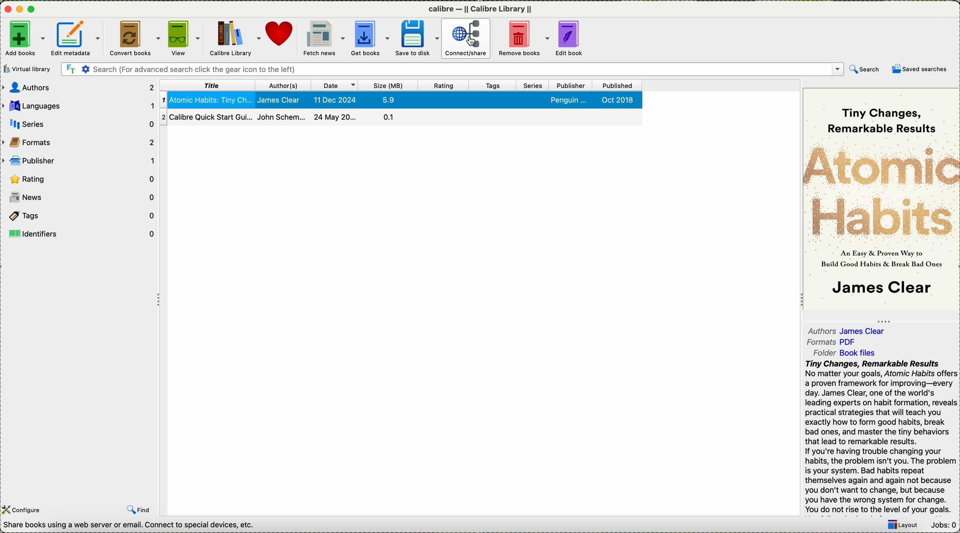 The width and height of the screenshot is (960, 533). What do you see at coordinates (944, 526) in the screenshot?
I see `Jobs: 0` at bounding box center [944, 526].